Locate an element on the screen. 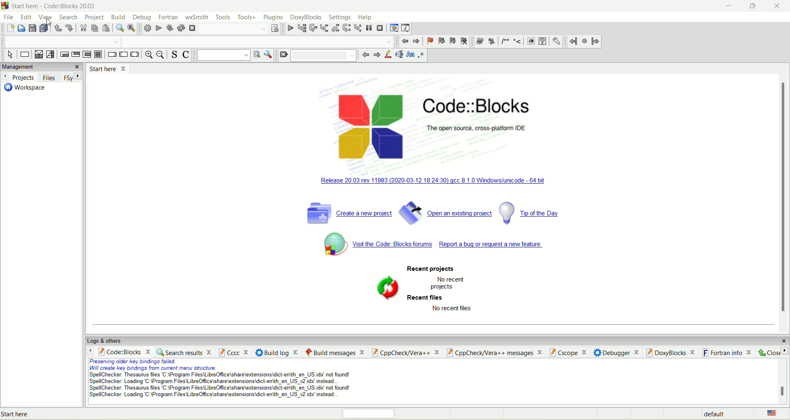 The width and height of the screenshot is (790, 420). search is located at coordinates (69, 18).